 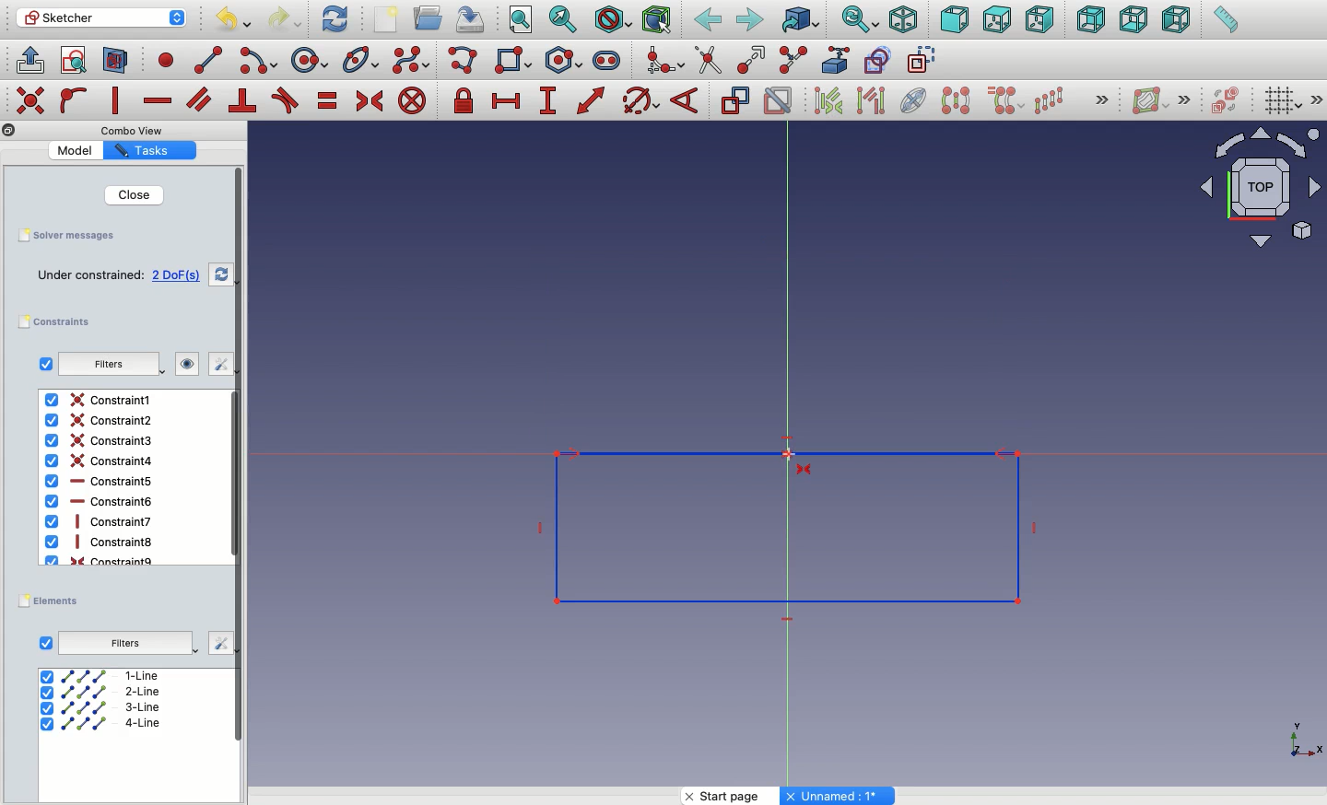 What do you see at coordinates (1222, 102) in the screenshot?
I see `Switch virtual place` at bounding box center [1222, 102].